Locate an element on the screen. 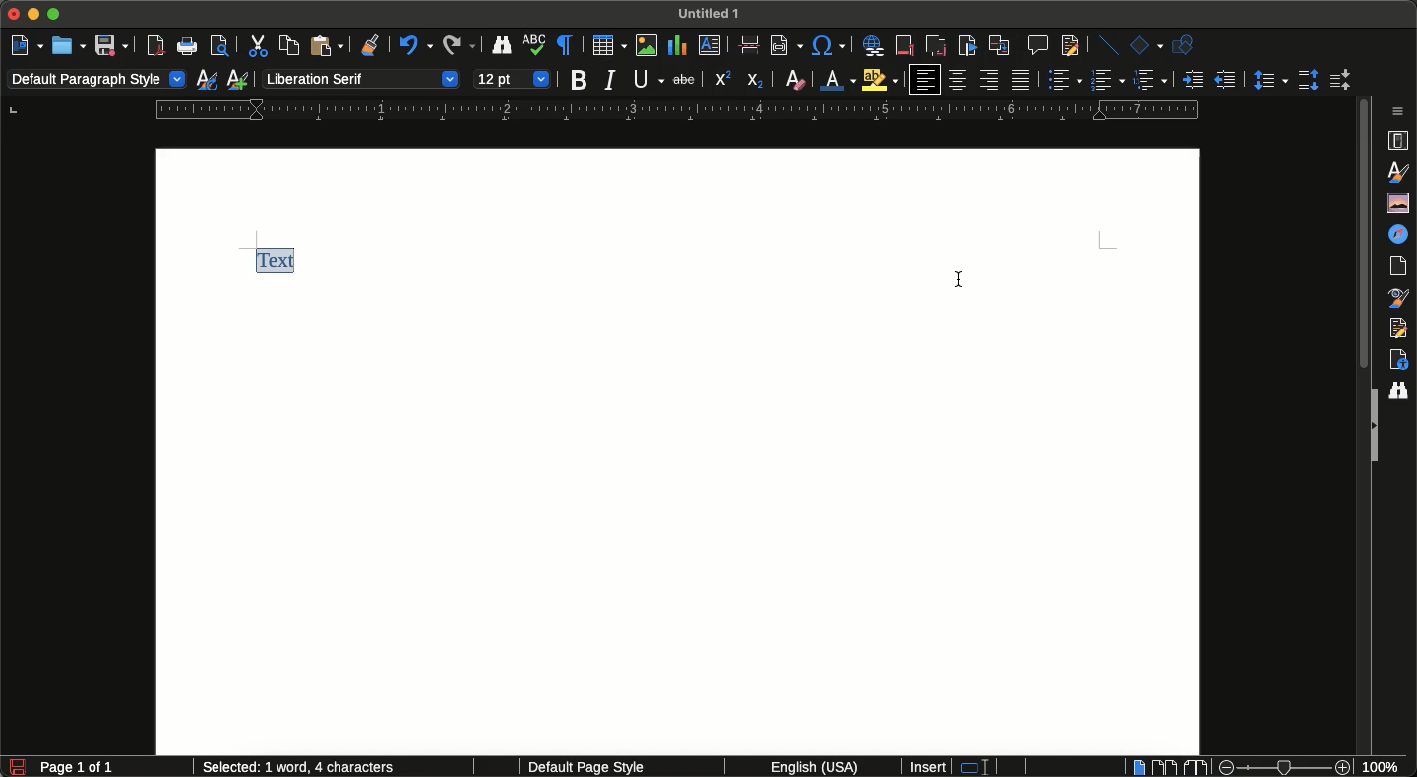 This screenshot has height=777, width=1417. Update selected style is located at coordinates (208, 80).